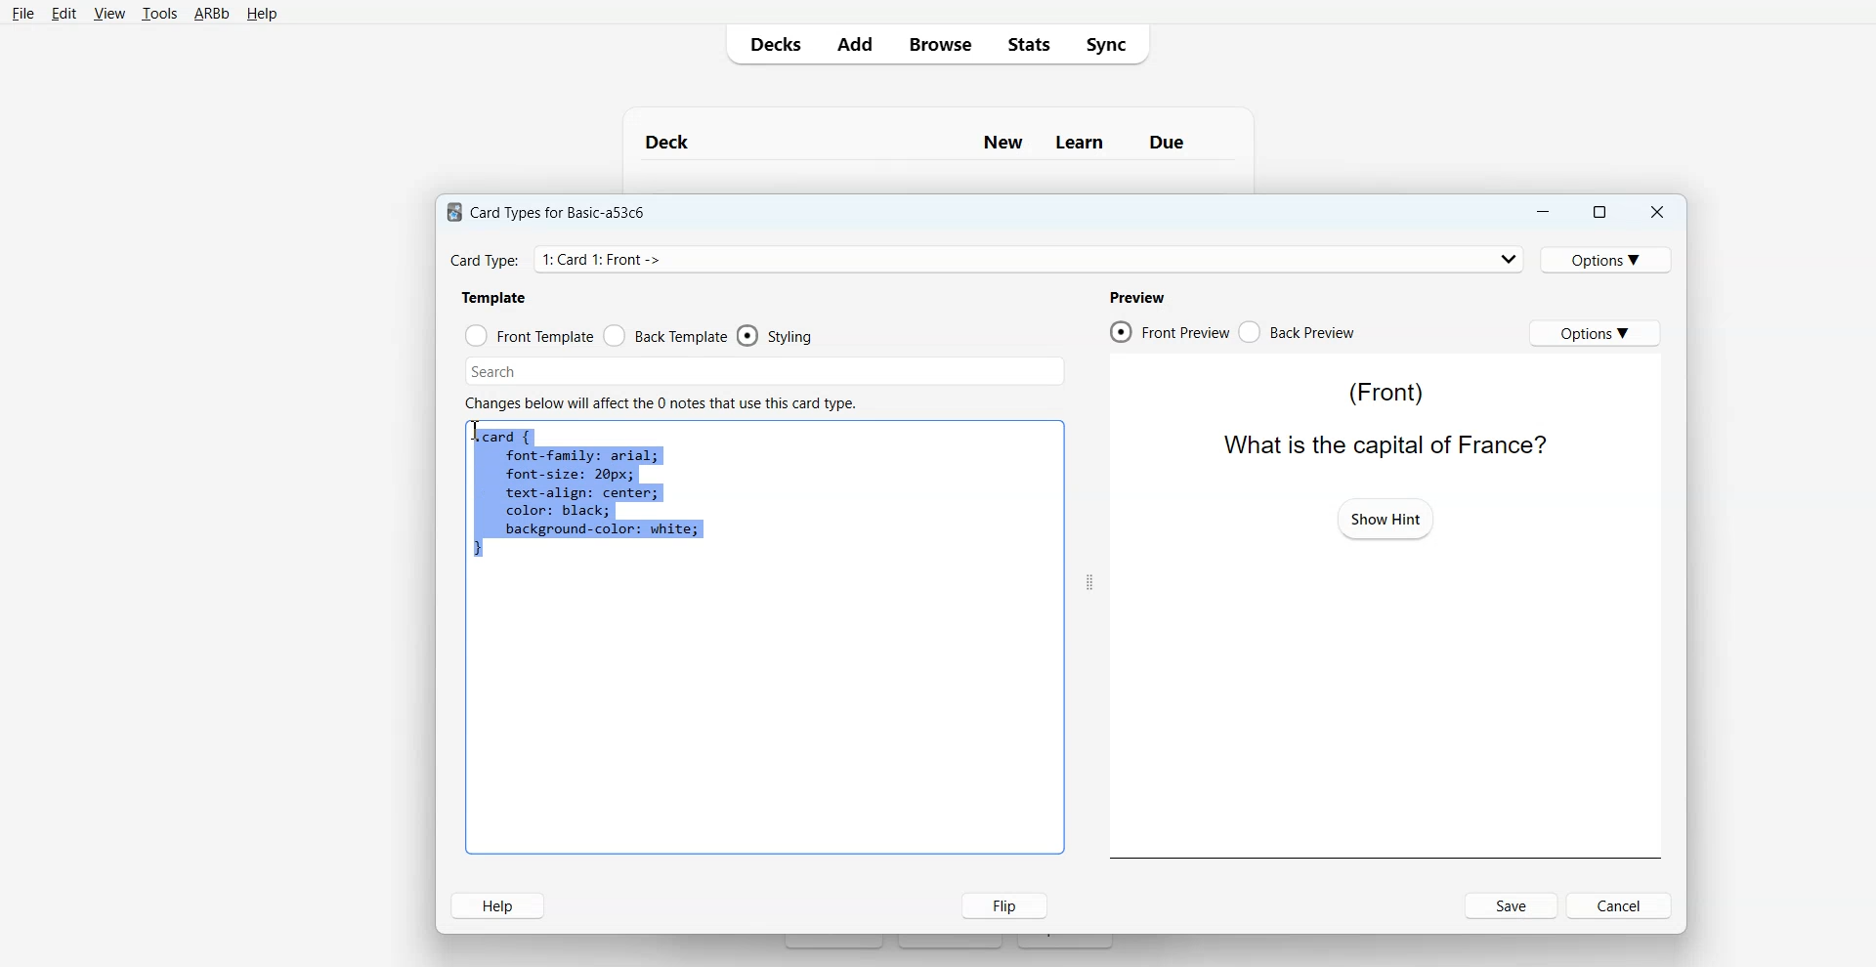 The height and width of the screenshot is (967, 1876). Describe the element at coordinates (1386, 518) in the screenshot. I see `Show Hint` at that location.